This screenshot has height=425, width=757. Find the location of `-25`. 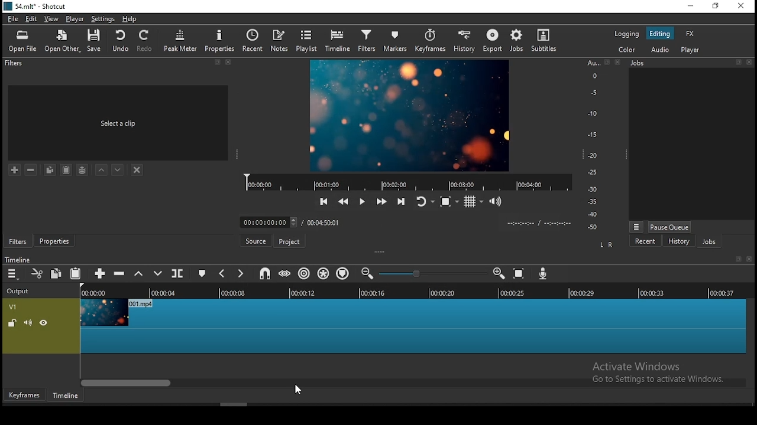

-25 is located at coordinates (593, 173).